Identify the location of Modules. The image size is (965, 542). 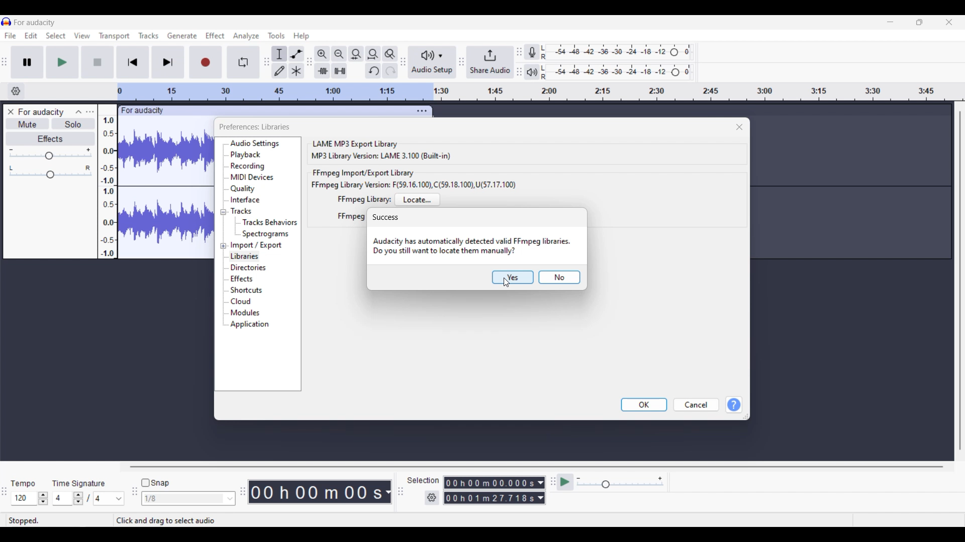
(247, 313).